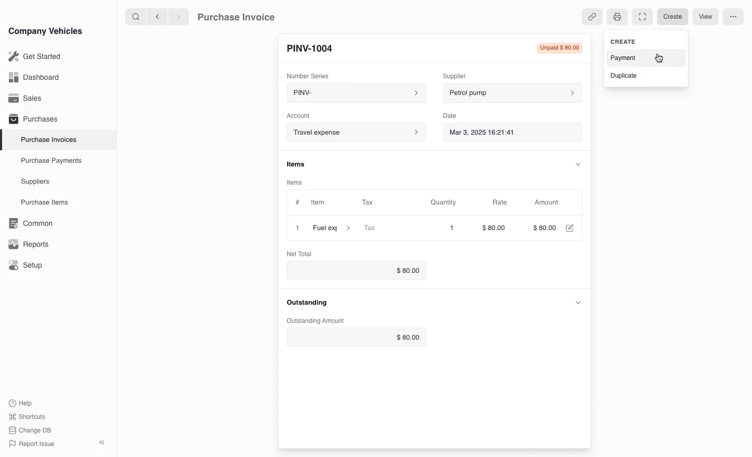 The width and height of the screenshot is (752, 457). What do you see at coordinates (355, 133) in the screenshot?
I see `Account` at bounding box center [355, 133].